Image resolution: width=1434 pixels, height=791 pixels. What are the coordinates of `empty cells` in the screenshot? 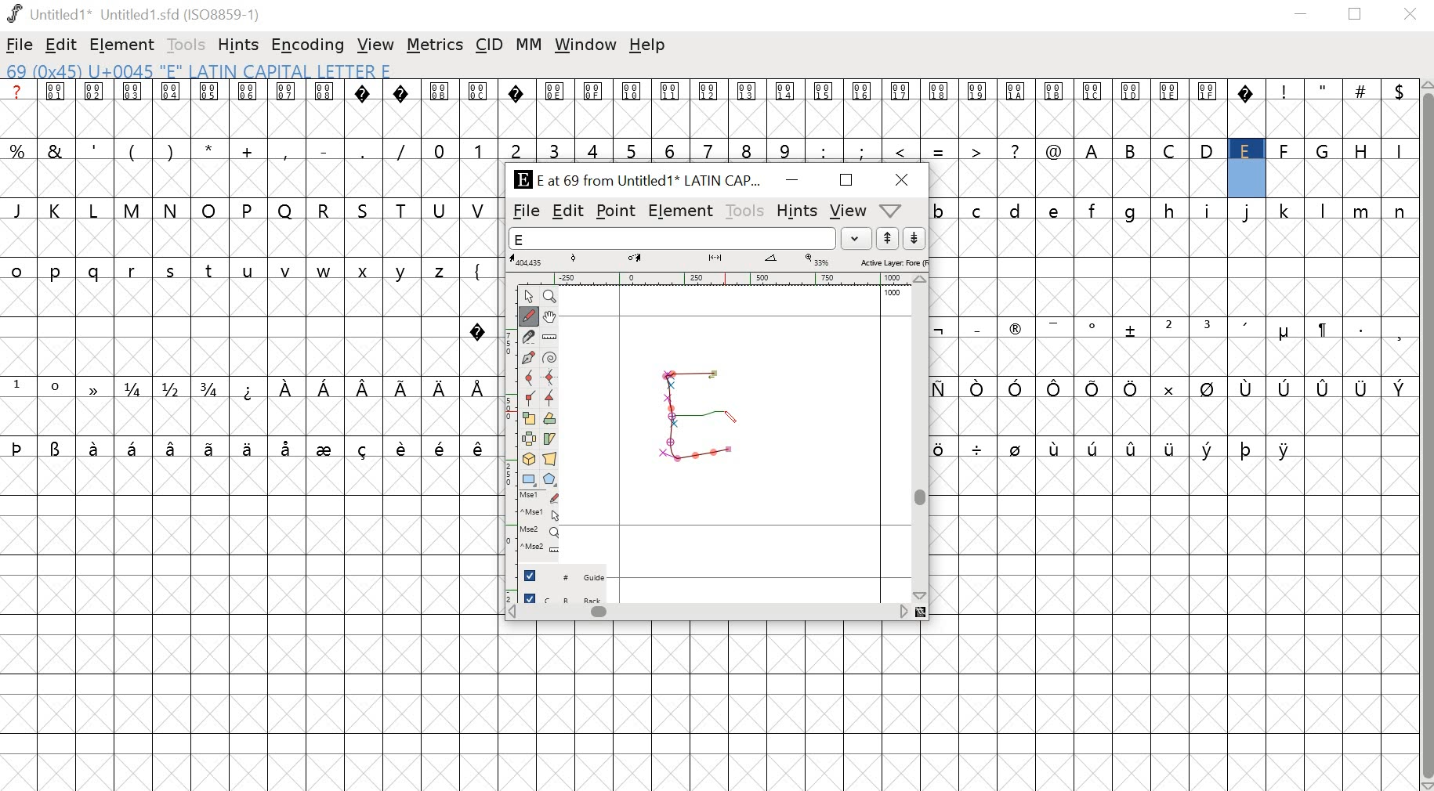 It's located at (233, 329).